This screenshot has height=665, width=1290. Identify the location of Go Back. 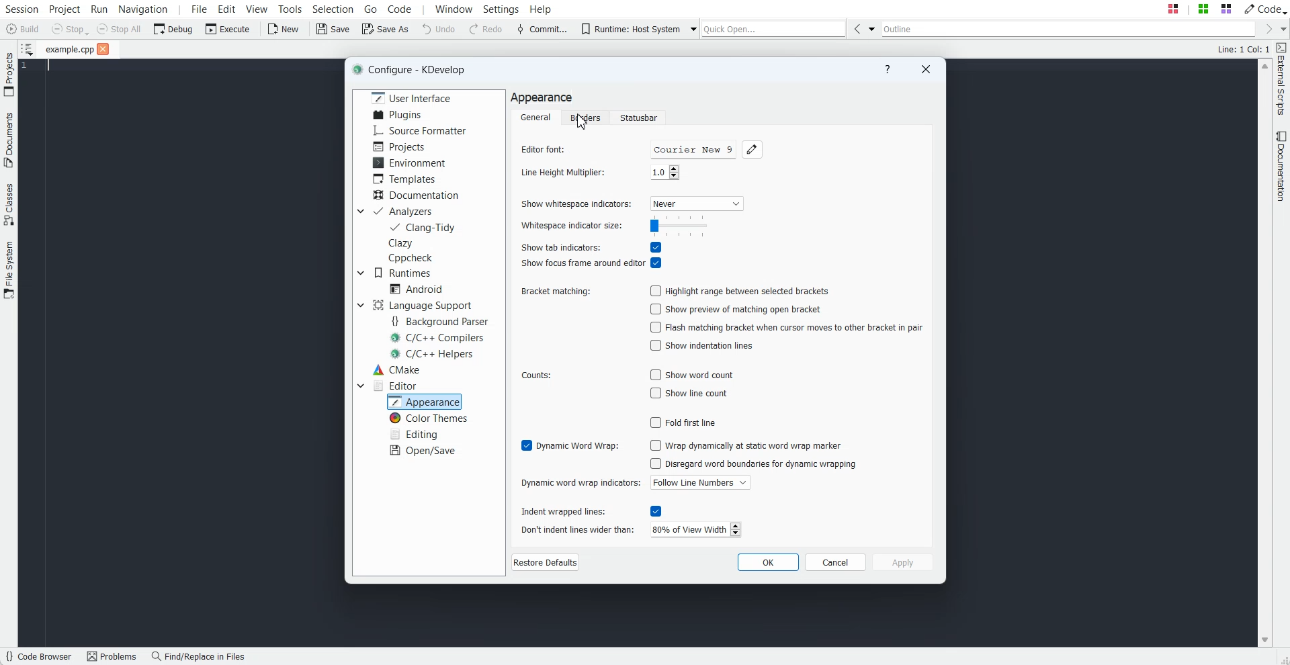
(856, 28).